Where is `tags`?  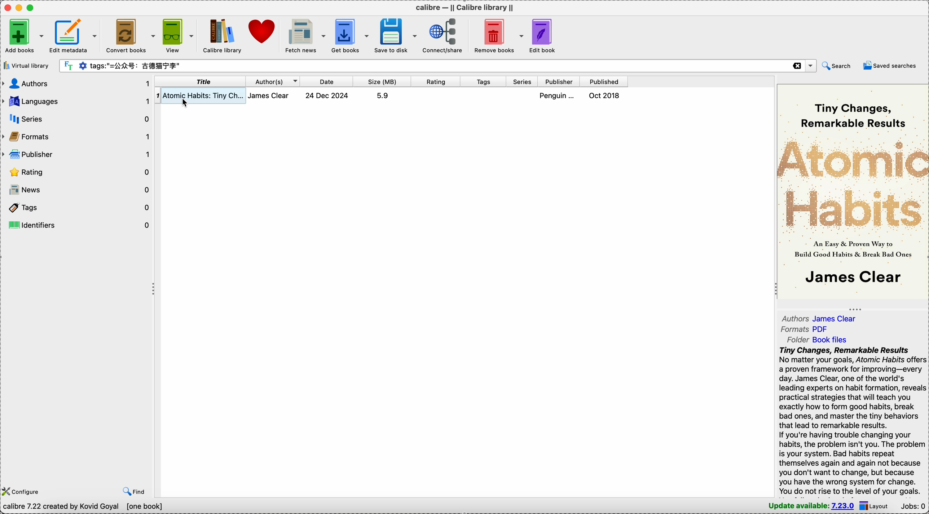
tags is located at coordinates (484, 81).